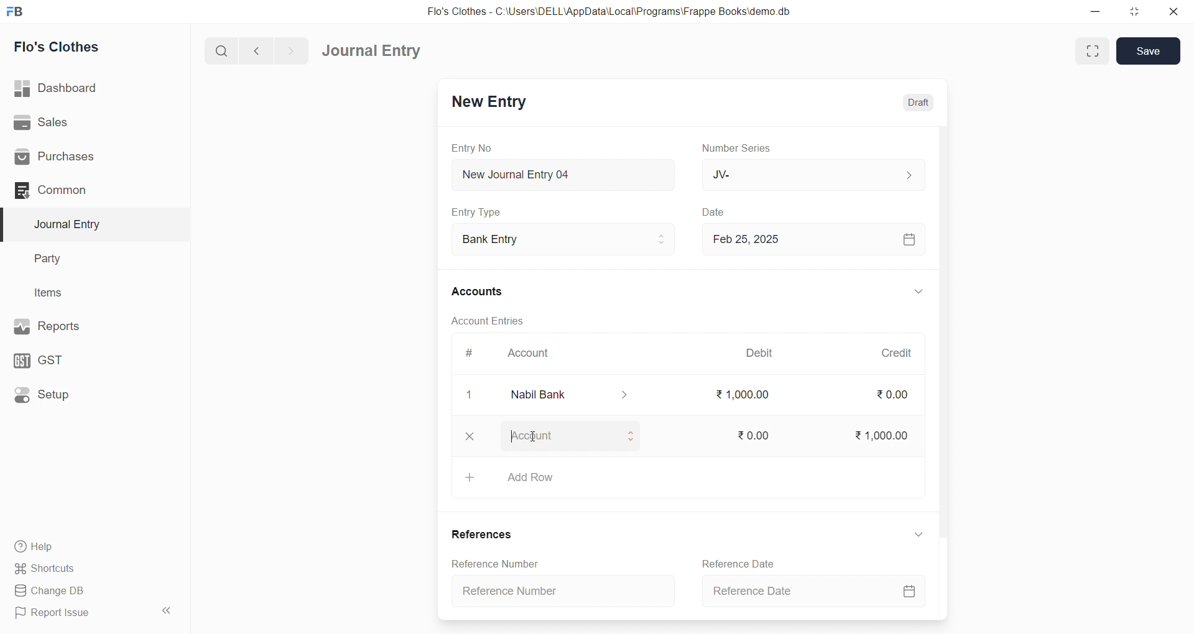  I want to click on Credit, so click(896, 353).